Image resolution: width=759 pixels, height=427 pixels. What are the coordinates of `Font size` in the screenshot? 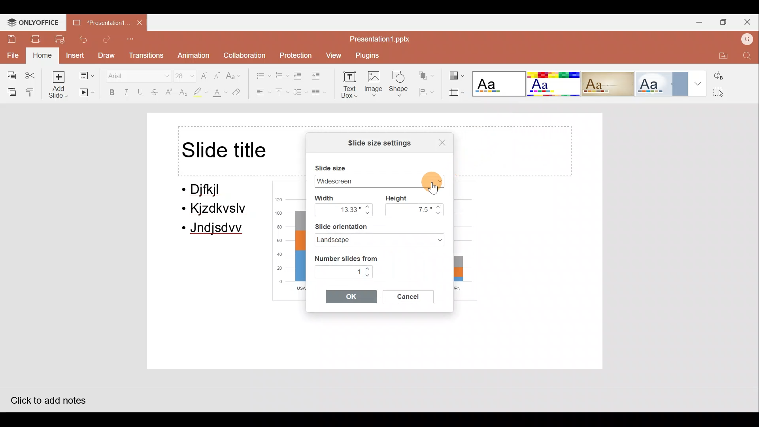 It's located at (180, 74).